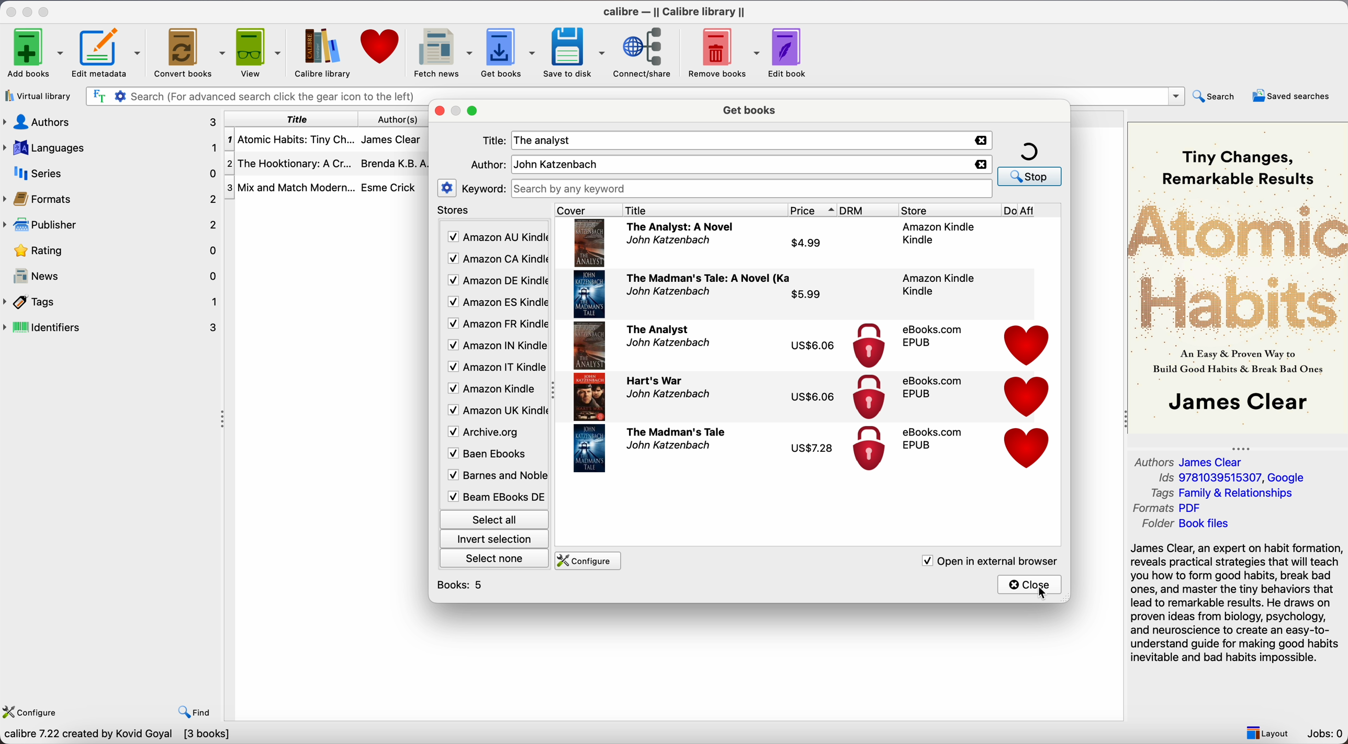  Describe the element at coordinates (806, 244) in the screenshot. I see `$4.99` at that location.